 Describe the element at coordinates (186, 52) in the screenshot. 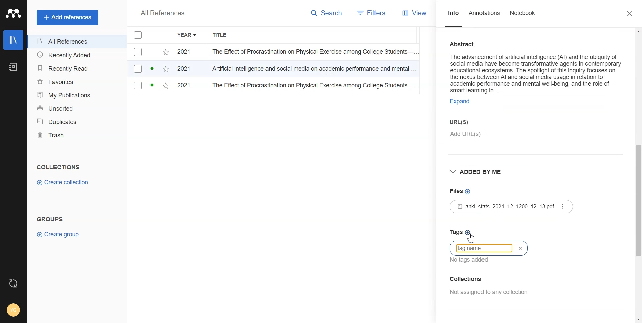

I see `2021` at that location.